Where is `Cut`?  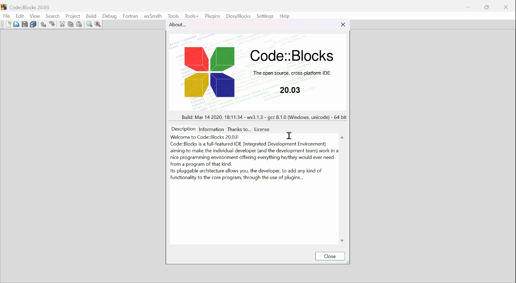 Cut is located at coordinates (61, 24).